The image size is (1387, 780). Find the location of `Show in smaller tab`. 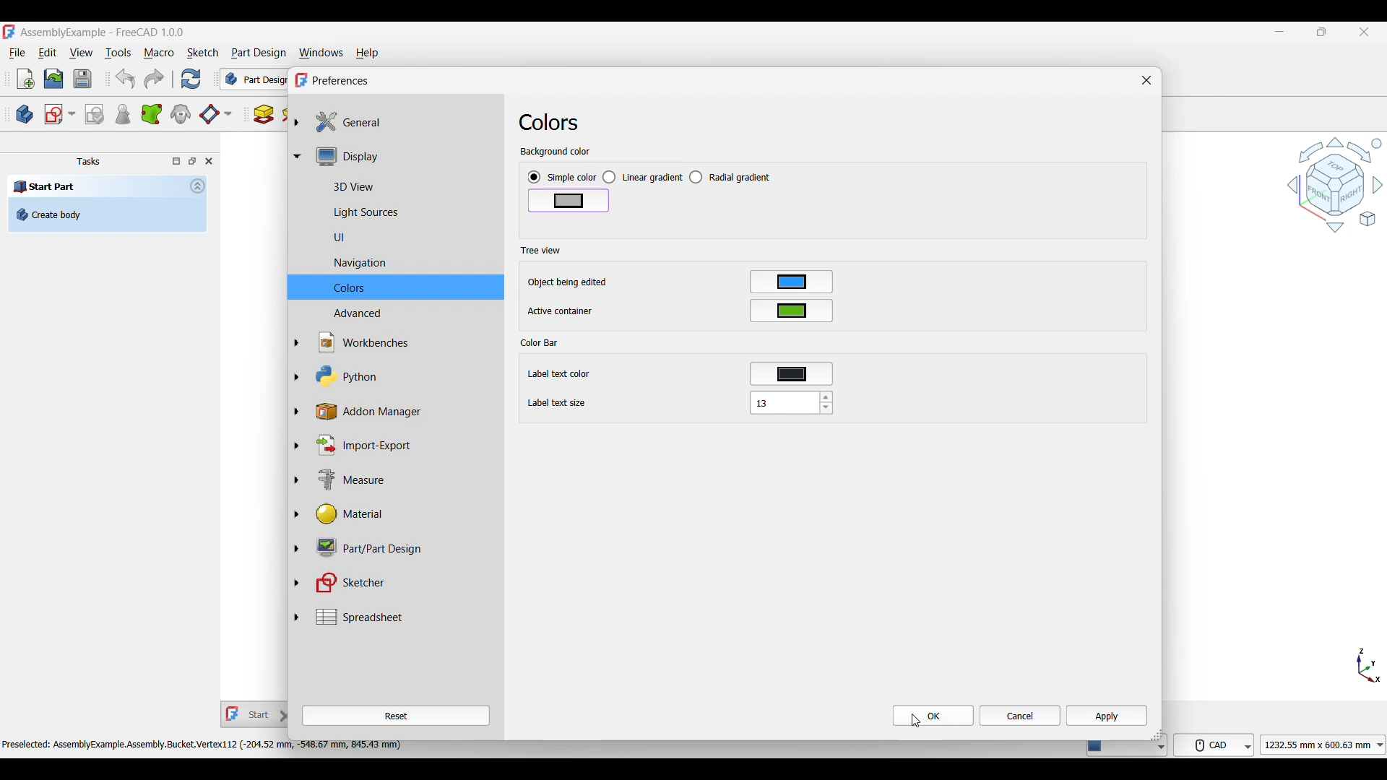

Show in smaller tab is located at coordinates (1322, 32).